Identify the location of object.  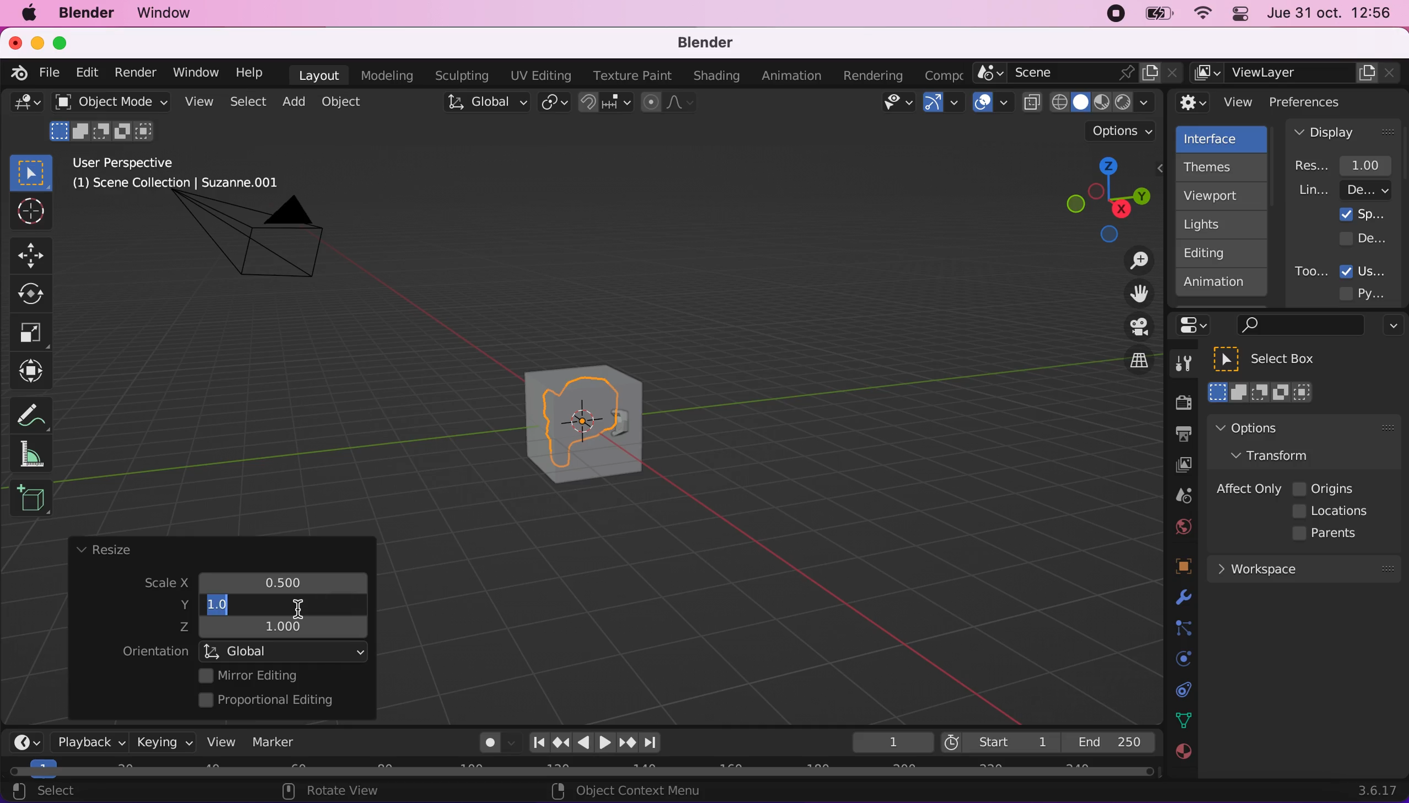
(344, 101).